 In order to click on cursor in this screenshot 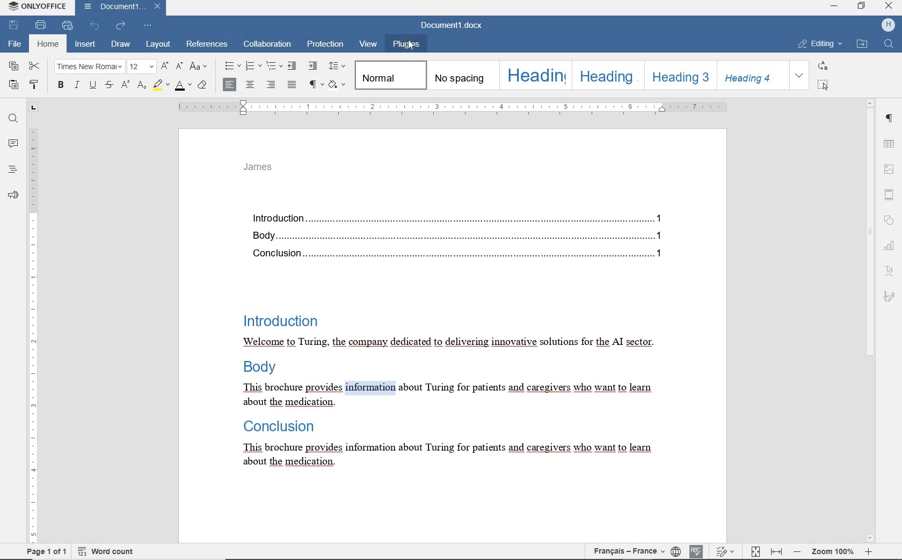, I will do `click(412, 47)`.